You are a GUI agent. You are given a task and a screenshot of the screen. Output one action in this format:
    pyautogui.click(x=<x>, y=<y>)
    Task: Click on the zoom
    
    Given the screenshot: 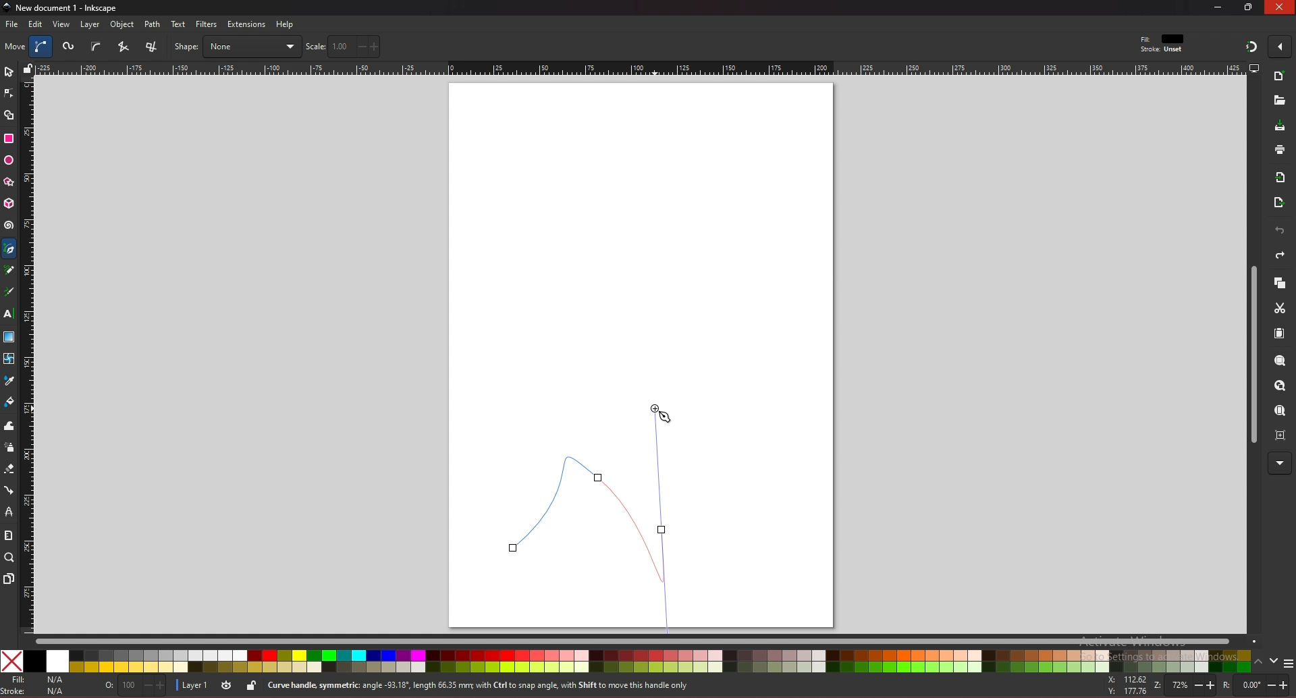 What is the action you would take?
    pyautogui.click(x=1183, y=687)
    